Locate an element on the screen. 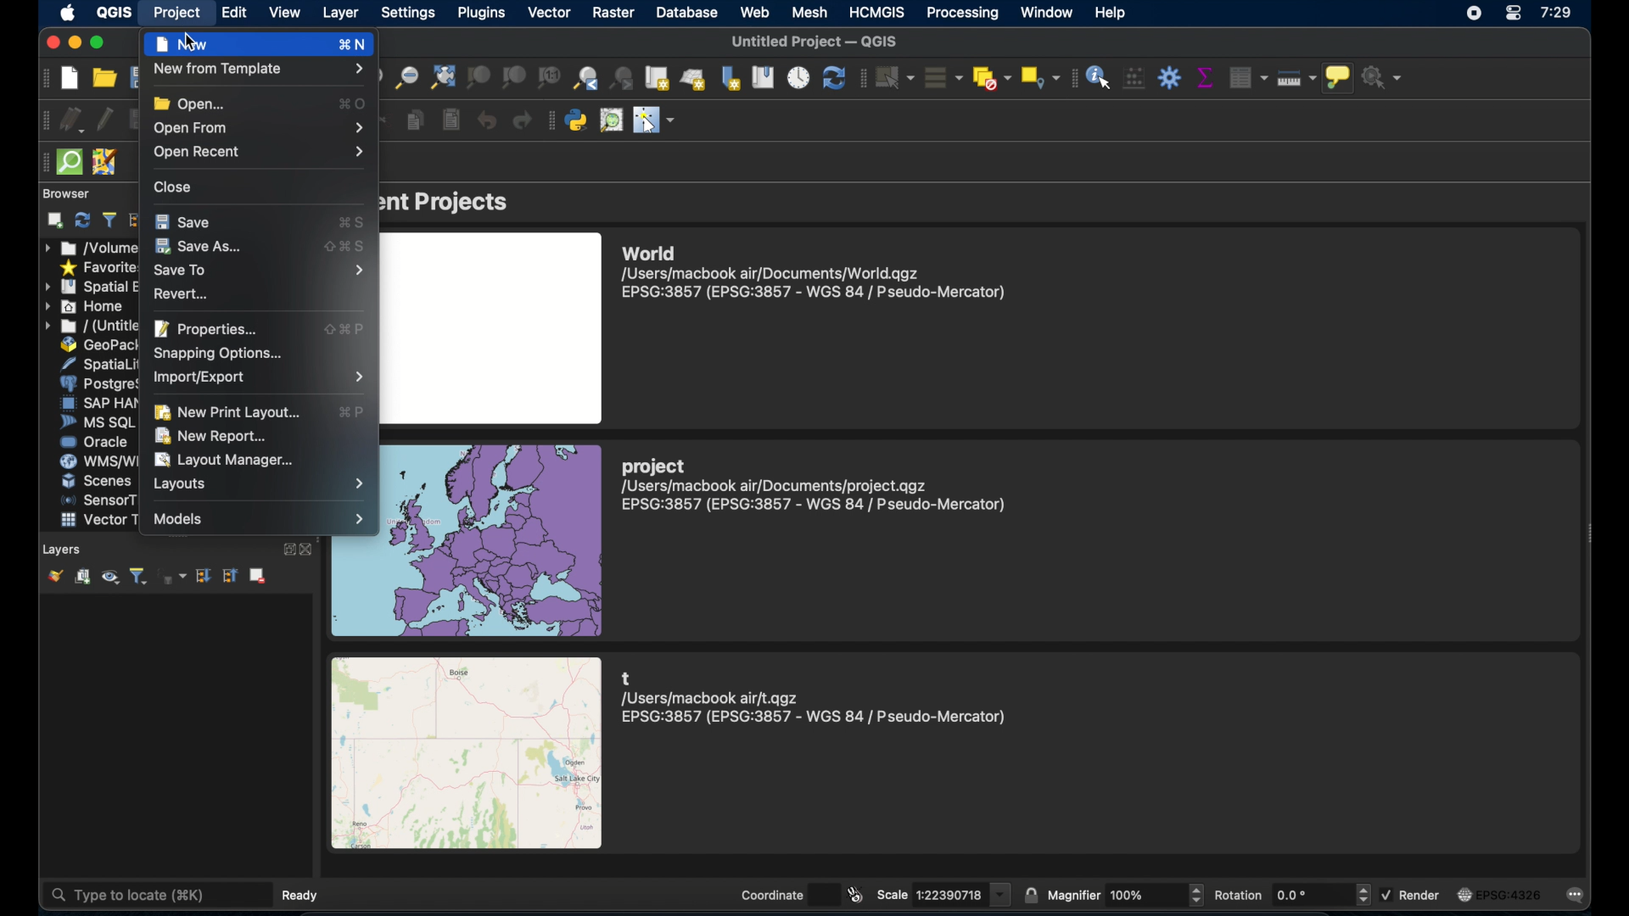 The image size is (1629, 916). open project is located at coordinates (104, 78).